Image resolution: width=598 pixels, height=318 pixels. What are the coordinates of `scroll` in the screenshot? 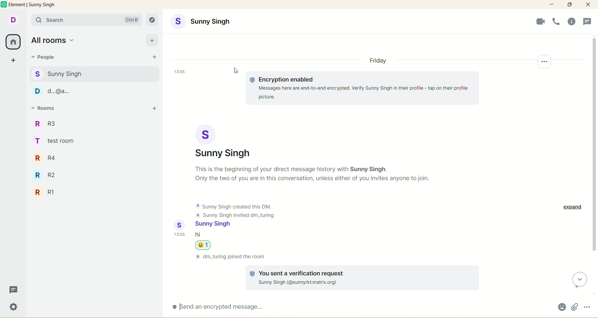 It's located at (580, 279).